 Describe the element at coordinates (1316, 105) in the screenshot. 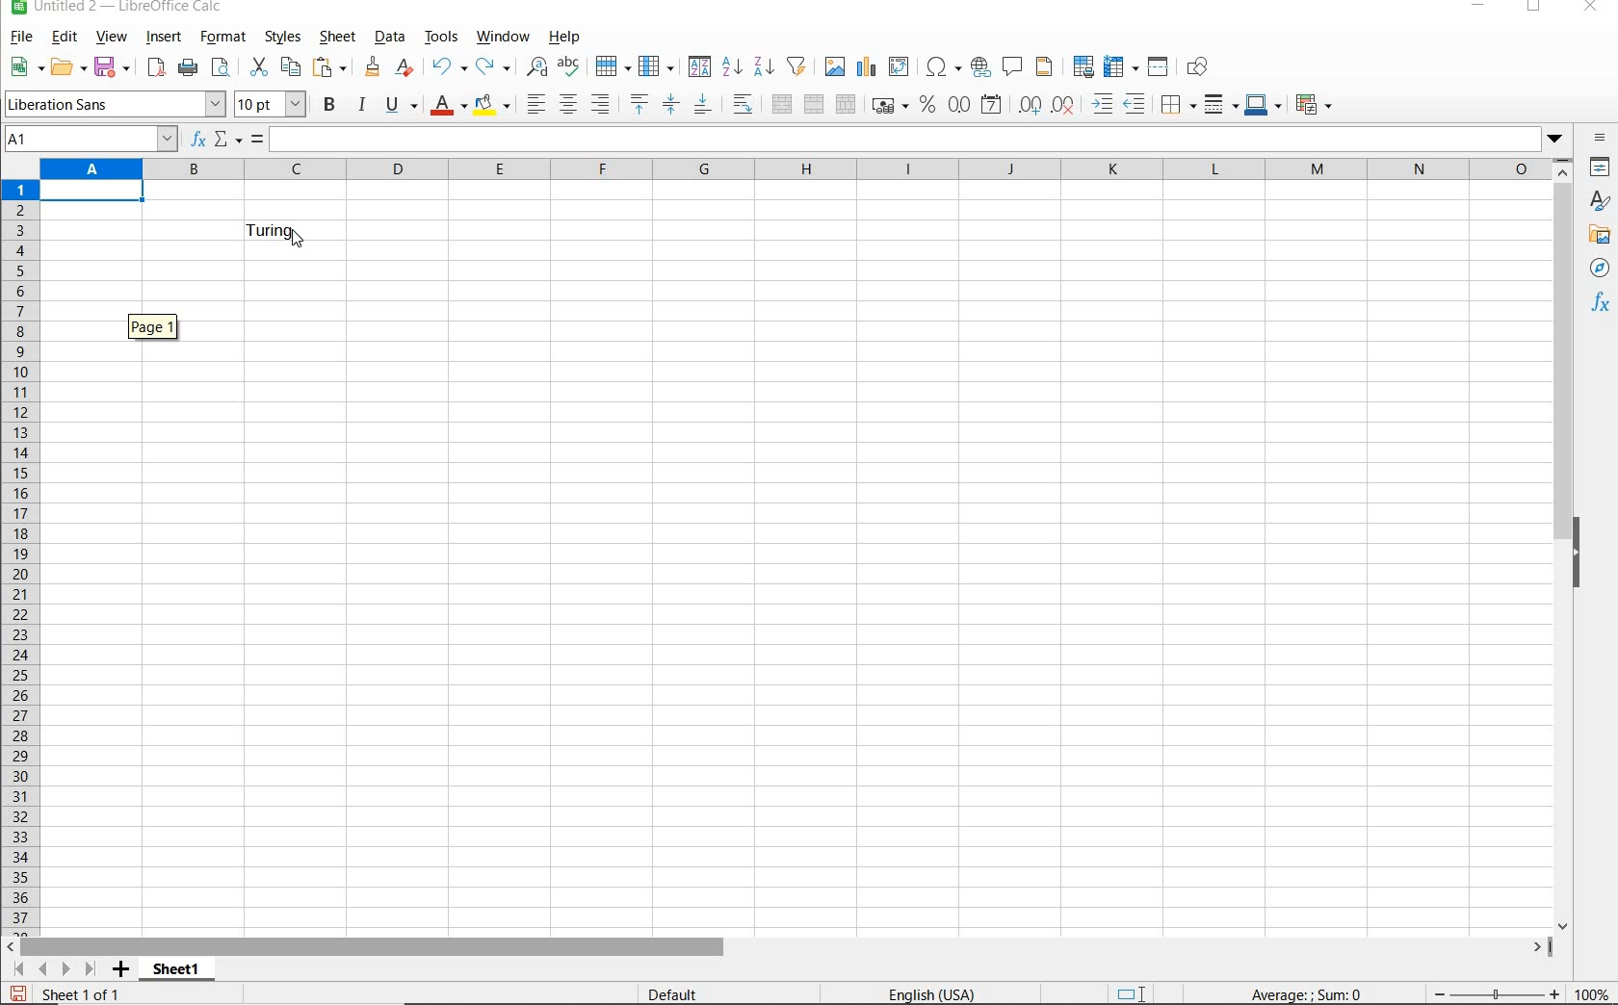

I see `CONDITIONAL` at that location.